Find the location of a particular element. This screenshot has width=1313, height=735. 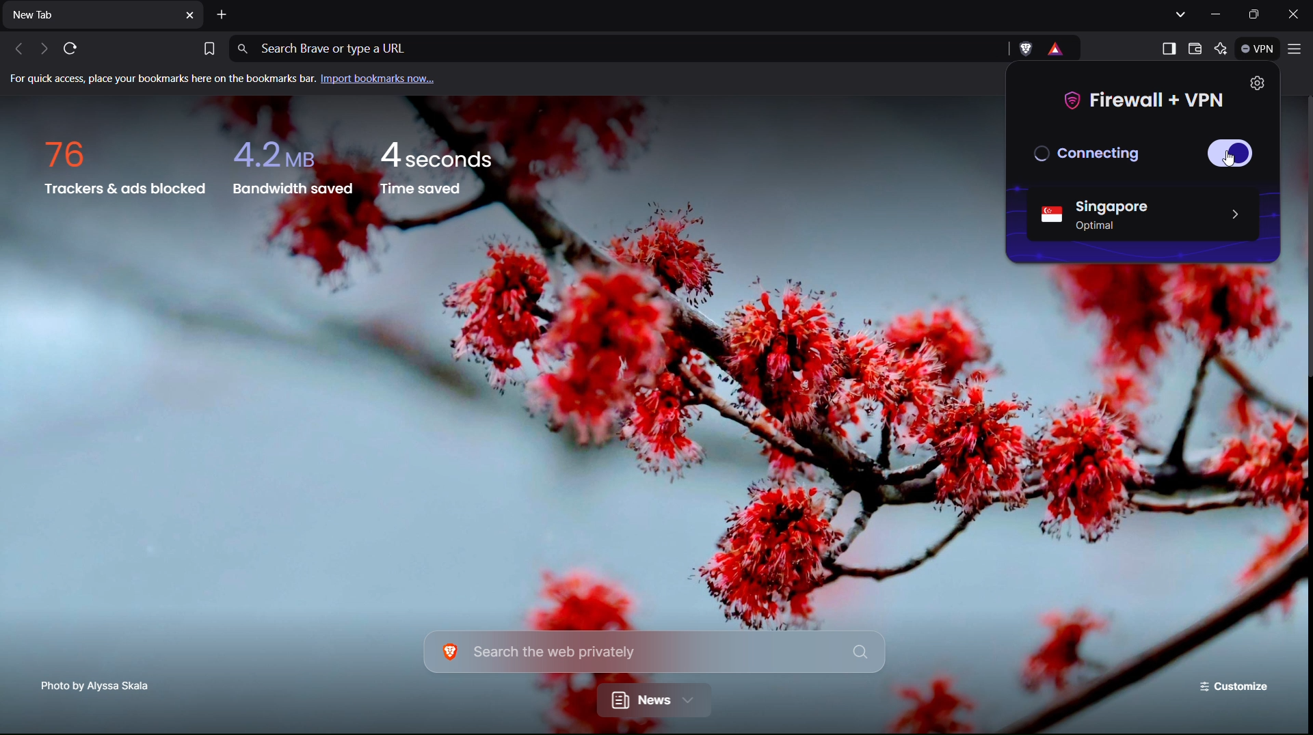

Button is located at coordinates (1236, 154).